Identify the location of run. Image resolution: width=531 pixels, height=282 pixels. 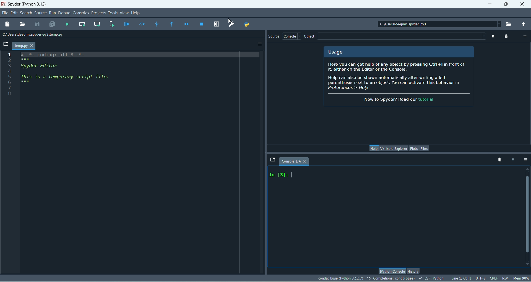
(52, 13).